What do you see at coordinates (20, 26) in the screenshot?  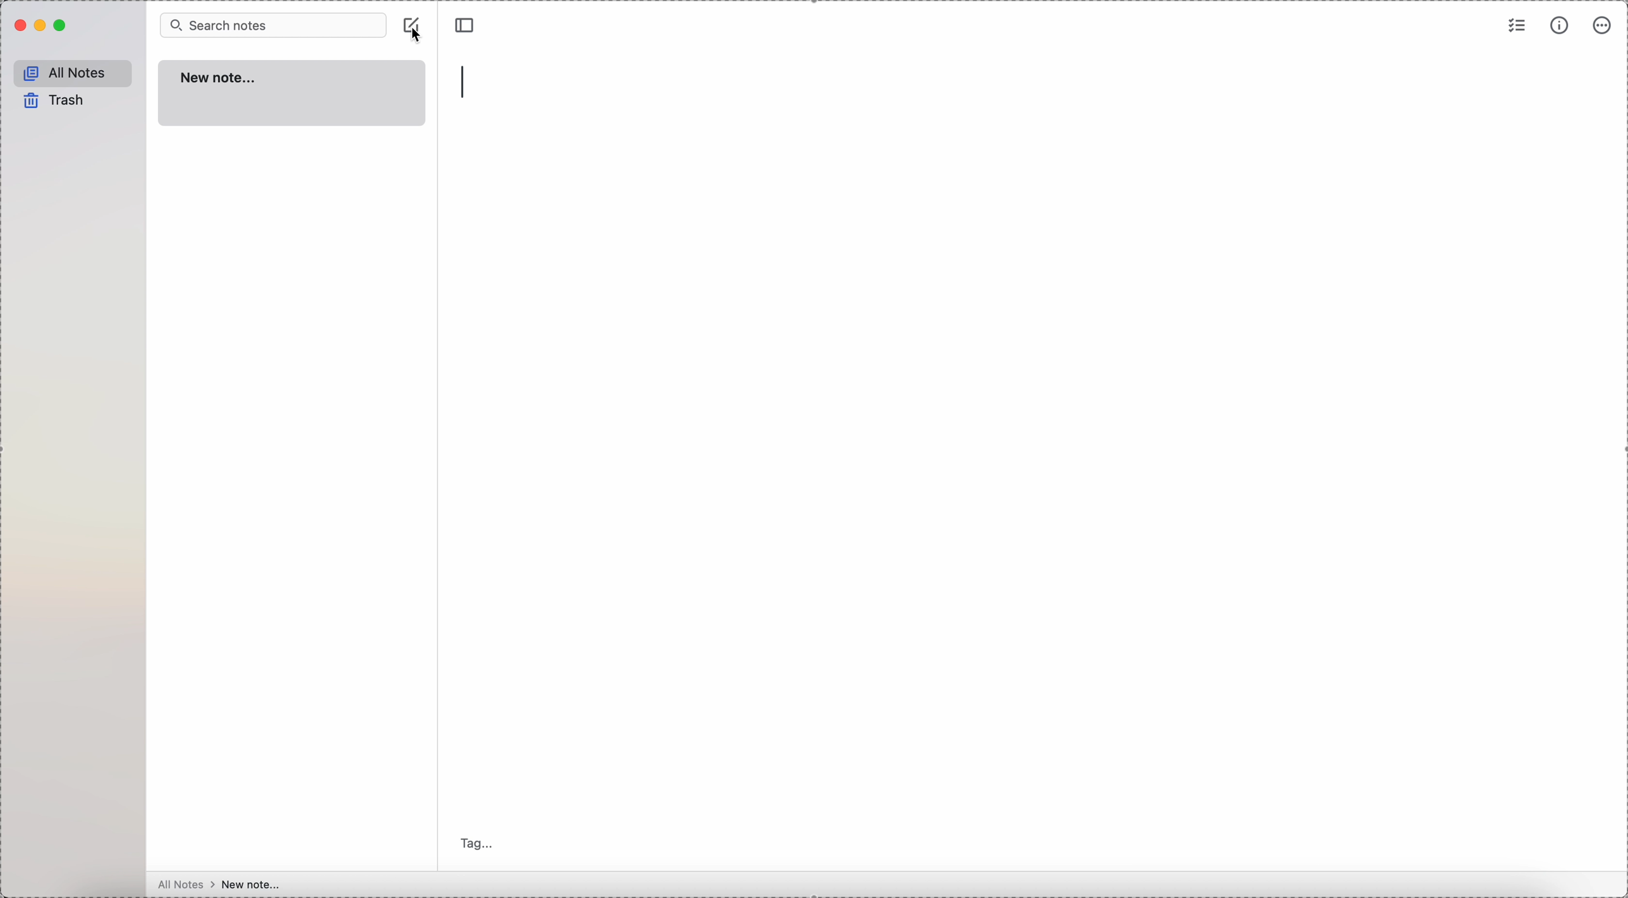 I see `close Simplenote` at bounding box center [20, 26].